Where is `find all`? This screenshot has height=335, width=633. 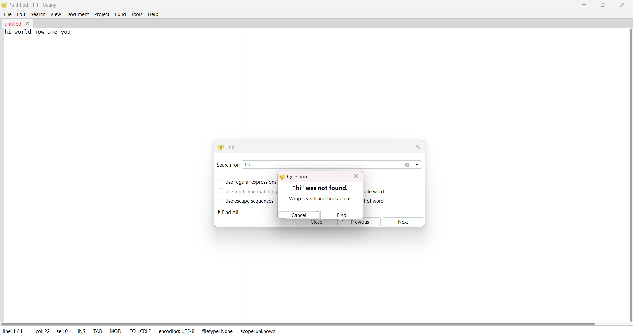 find all is located at coordinates (227, 212).